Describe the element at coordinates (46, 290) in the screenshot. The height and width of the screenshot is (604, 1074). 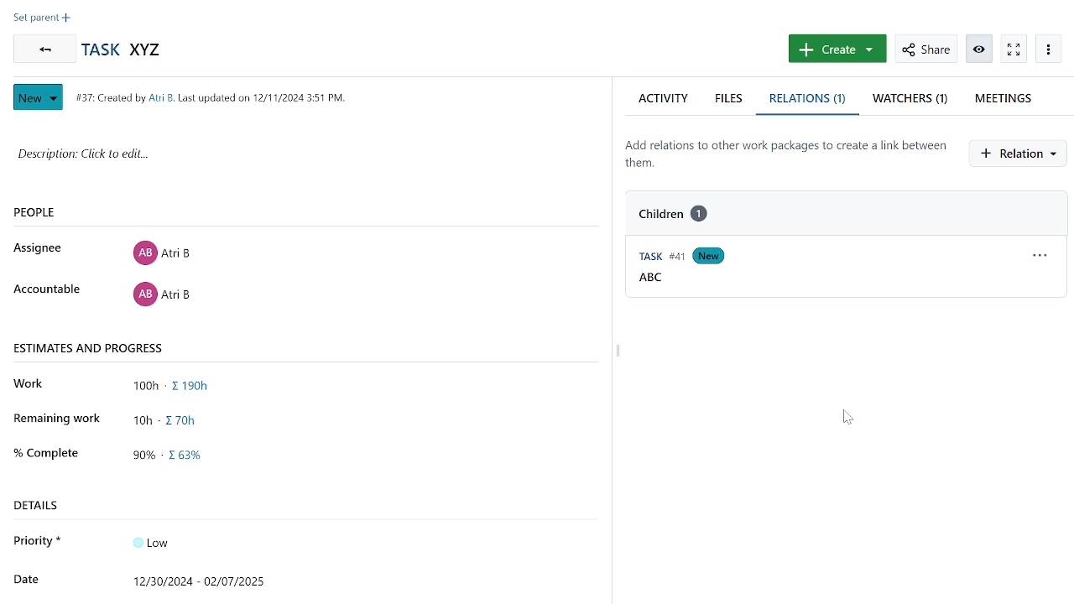
I see `accountable` at that location.